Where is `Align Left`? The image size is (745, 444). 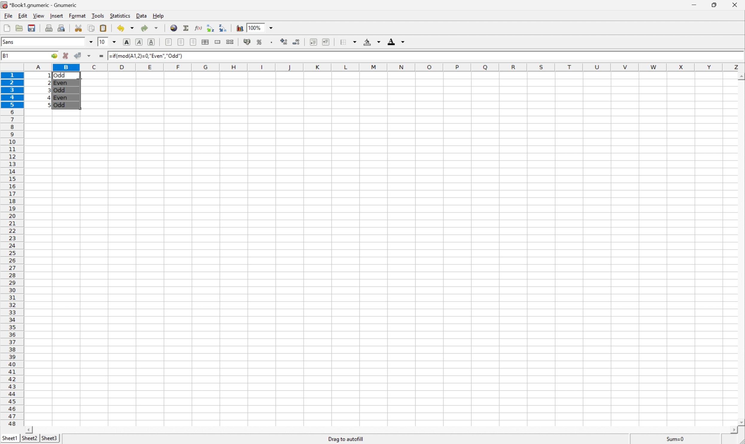 Align Left is located at coordinates (169, 42).